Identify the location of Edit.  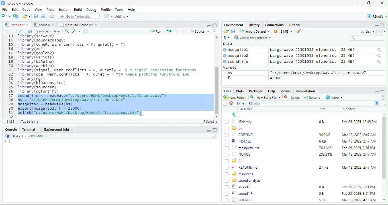
(15, 9).